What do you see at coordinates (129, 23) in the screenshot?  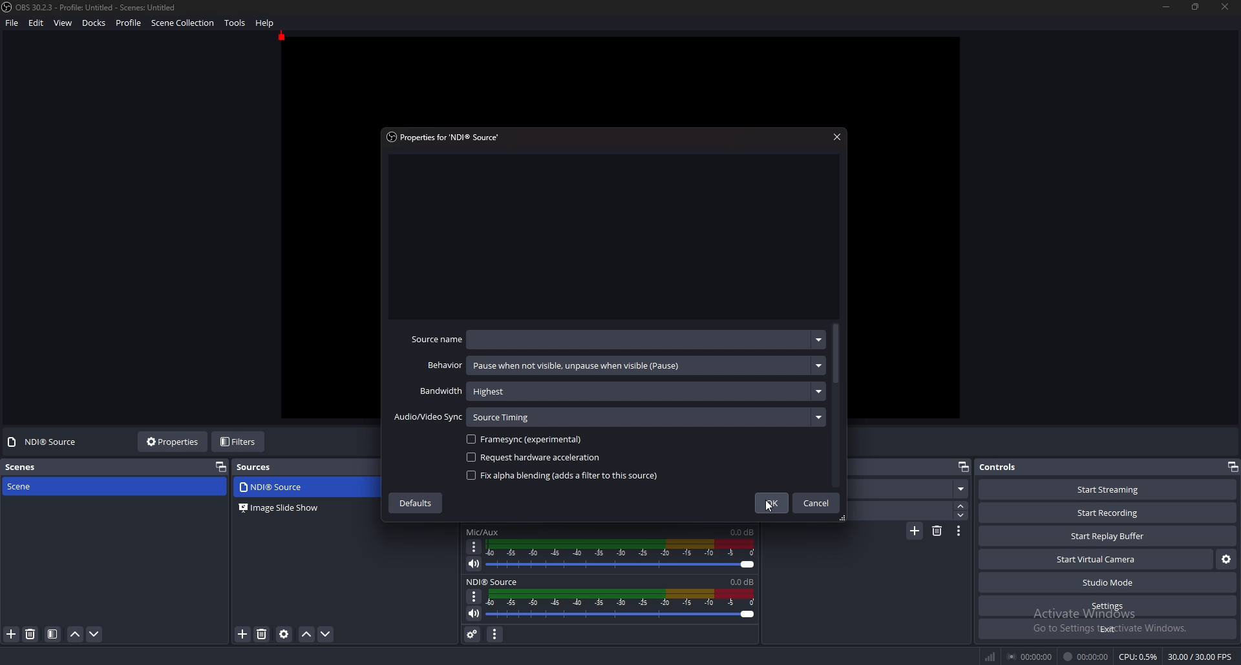 I see `profile` at bounding box center [129, 23].